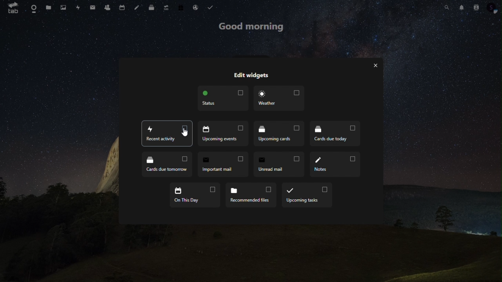 The width and height of the screenshot is (502, 282). I want to click on upcoming tasks, so click(307, 196).